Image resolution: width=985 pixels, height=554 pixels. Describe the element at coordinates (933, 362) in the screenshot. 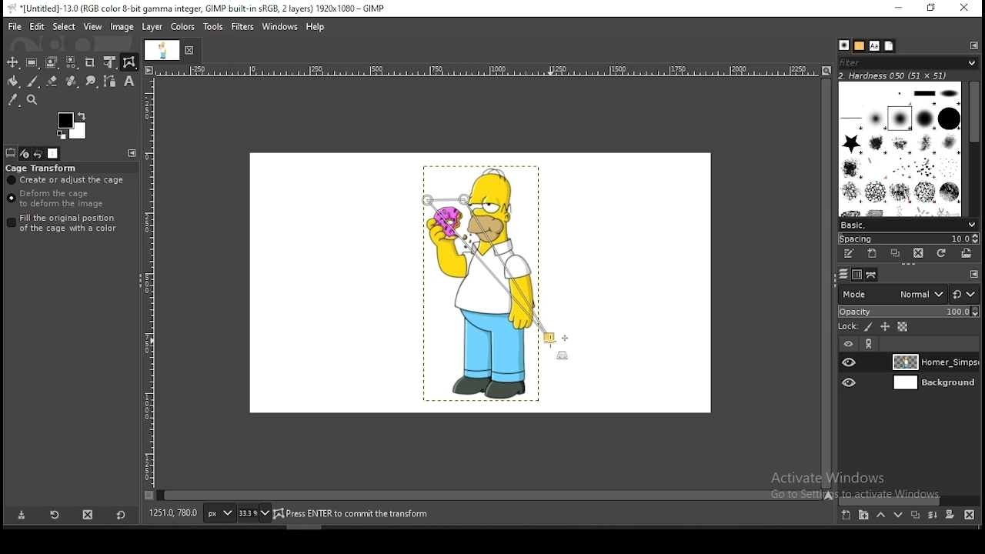

I see `layer` at that location.